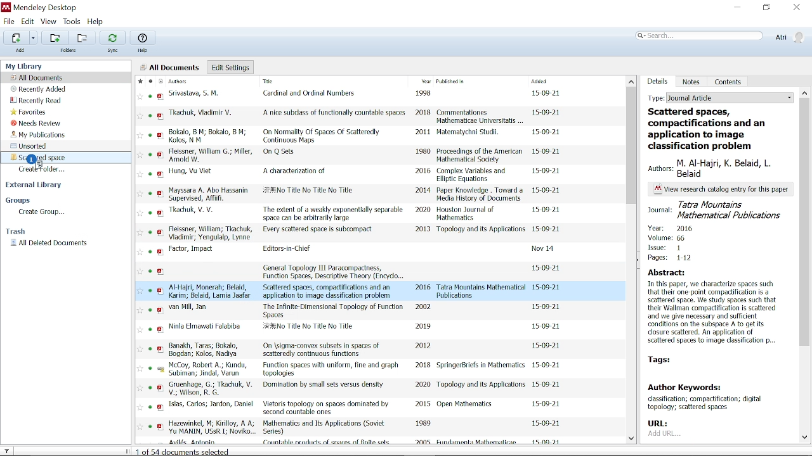 The image size is (812, 456). Describe the element at coordinates (206, 326) in the screenshot. I see `authors` at that location.